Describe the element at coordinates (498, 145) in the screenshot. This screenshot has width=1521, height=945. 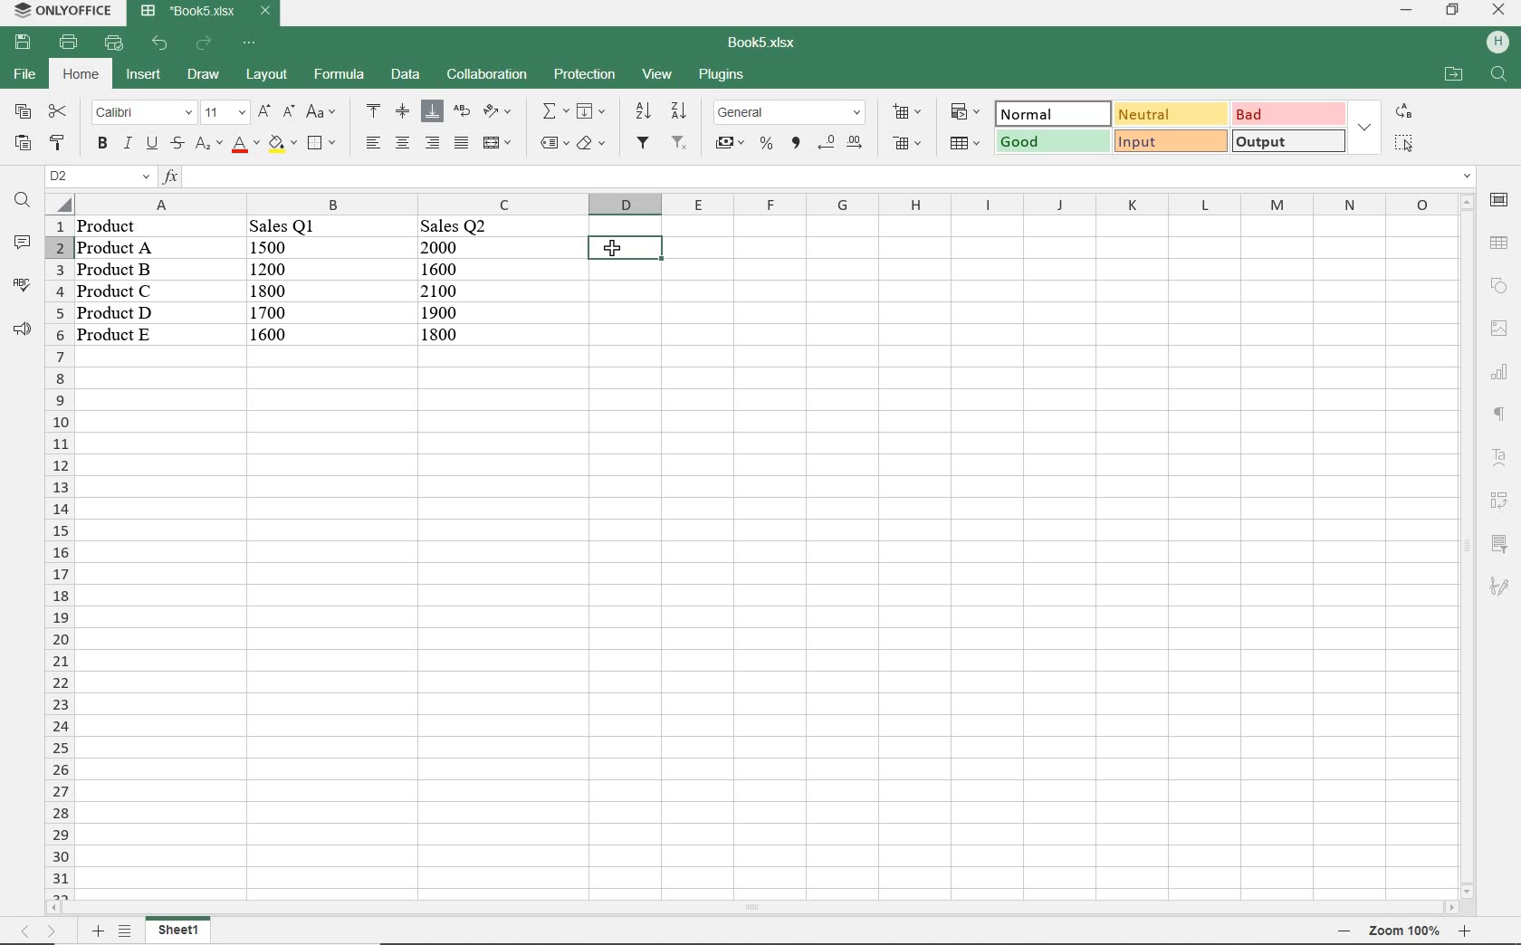
I see `merge & center` at that location.